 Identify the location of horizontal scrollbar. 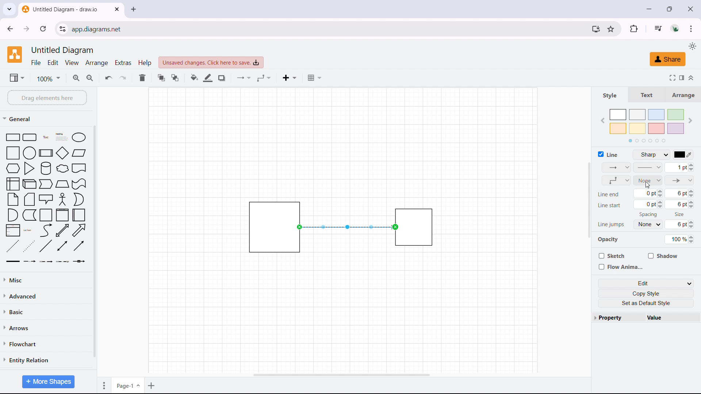
(342, 375).